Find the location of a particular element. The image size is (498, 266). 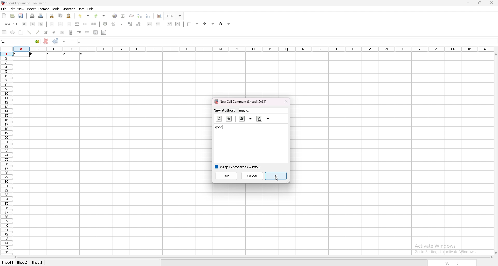

increase decimals is located at coordinates (130, 24).